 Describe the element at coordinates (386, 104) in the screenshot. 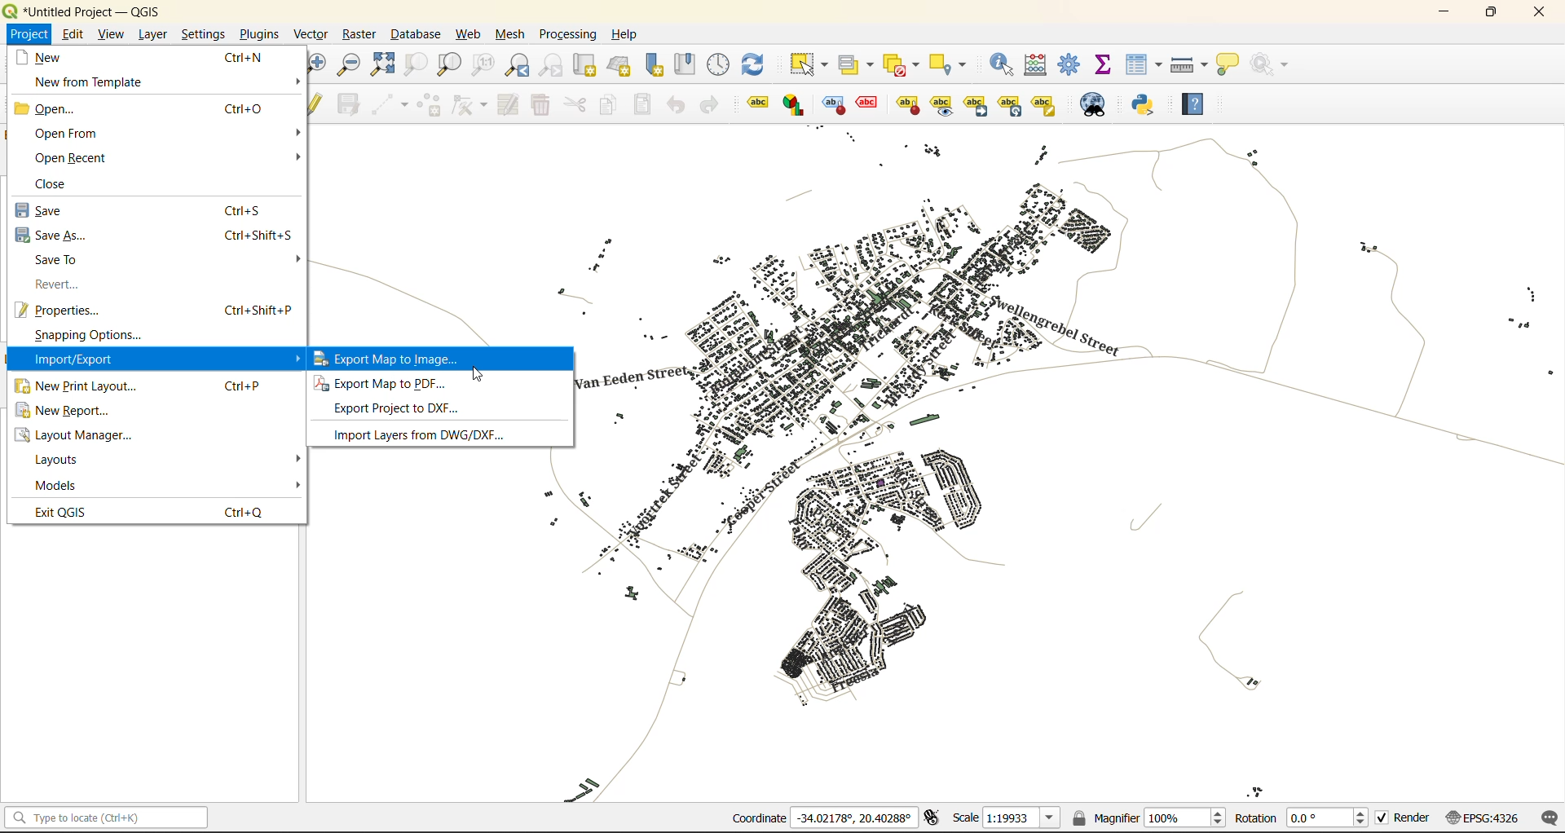

I see `digitize` at that location.